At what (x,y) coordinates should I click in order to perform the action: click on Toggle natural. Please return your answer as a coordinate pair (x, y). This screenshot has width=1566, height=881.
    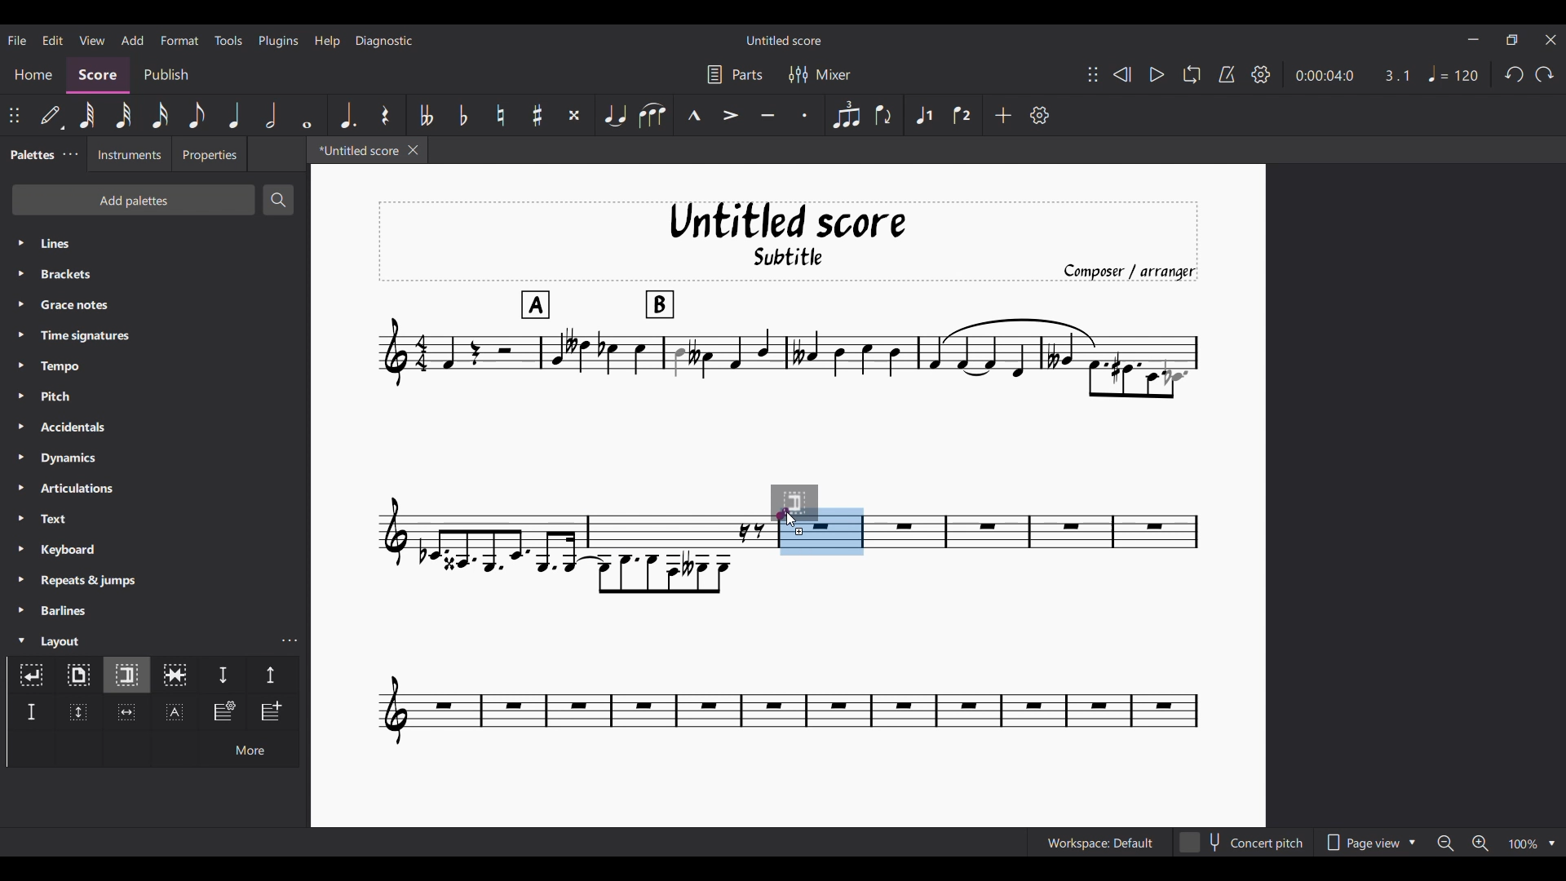
    Looking at the image, I should click on (502, 115).